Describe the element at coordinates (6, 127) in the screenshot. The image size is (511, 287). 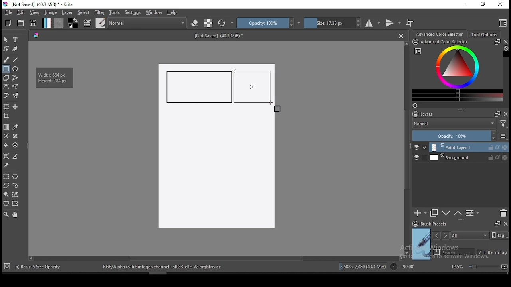
I see `gradient tool` at that location.